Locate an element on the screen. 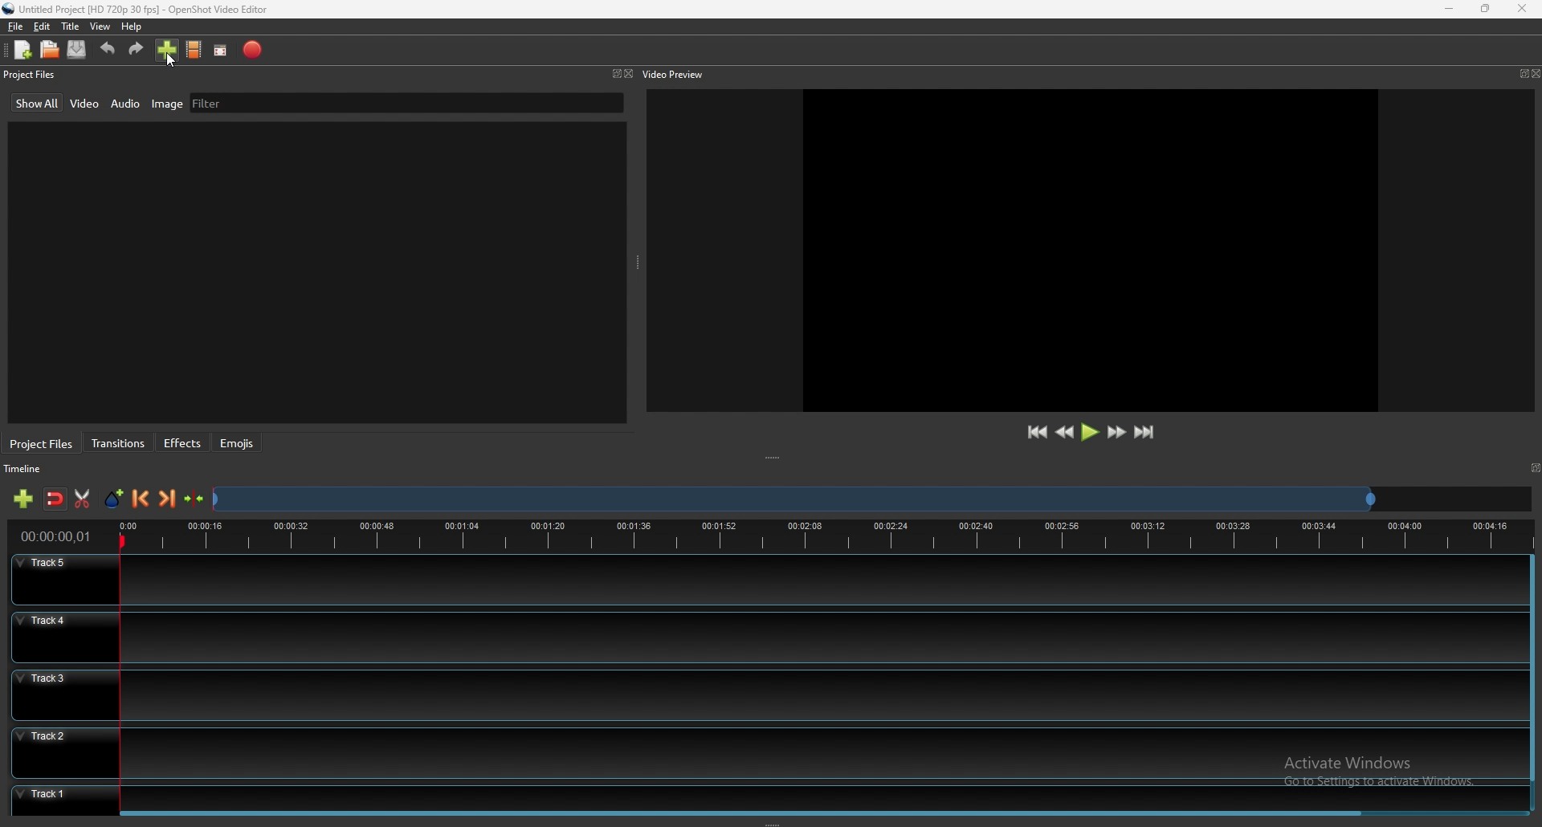  next marker is located at coordinates (169, 498).